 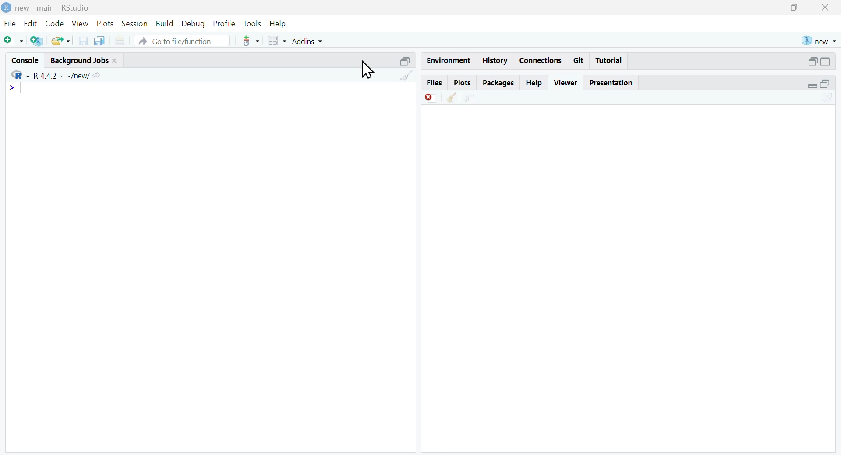 I want to click on save, so click(x=84, y=41).